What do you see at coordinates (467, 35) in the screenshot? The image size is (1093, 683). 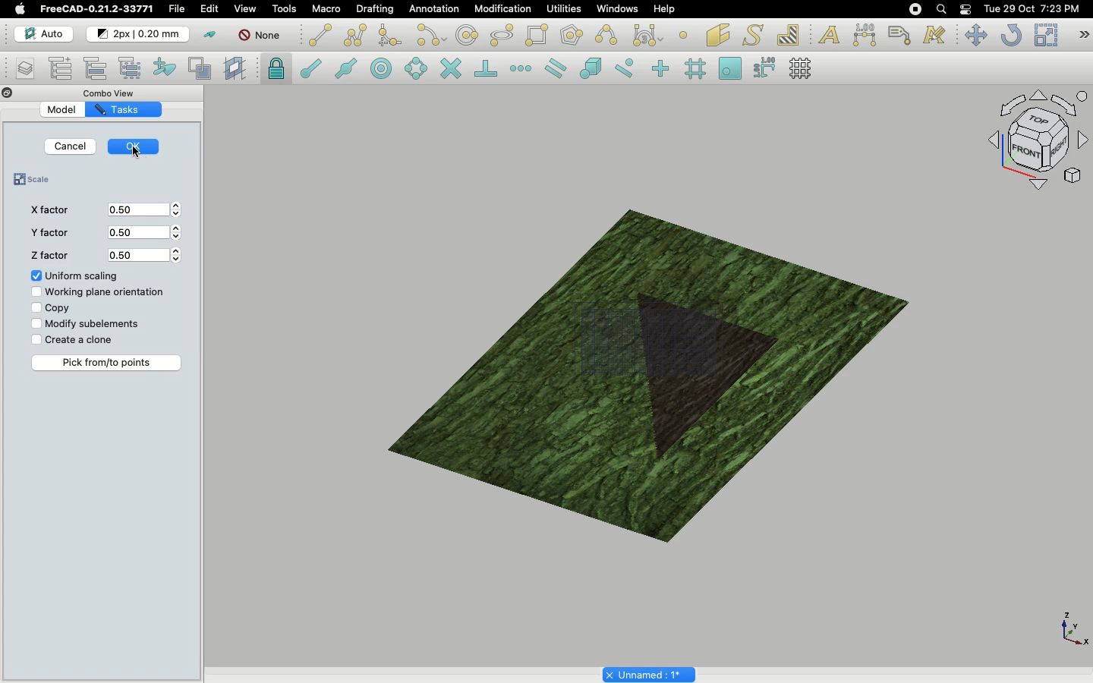 I see `Circle` at bounding box center [467, 35].